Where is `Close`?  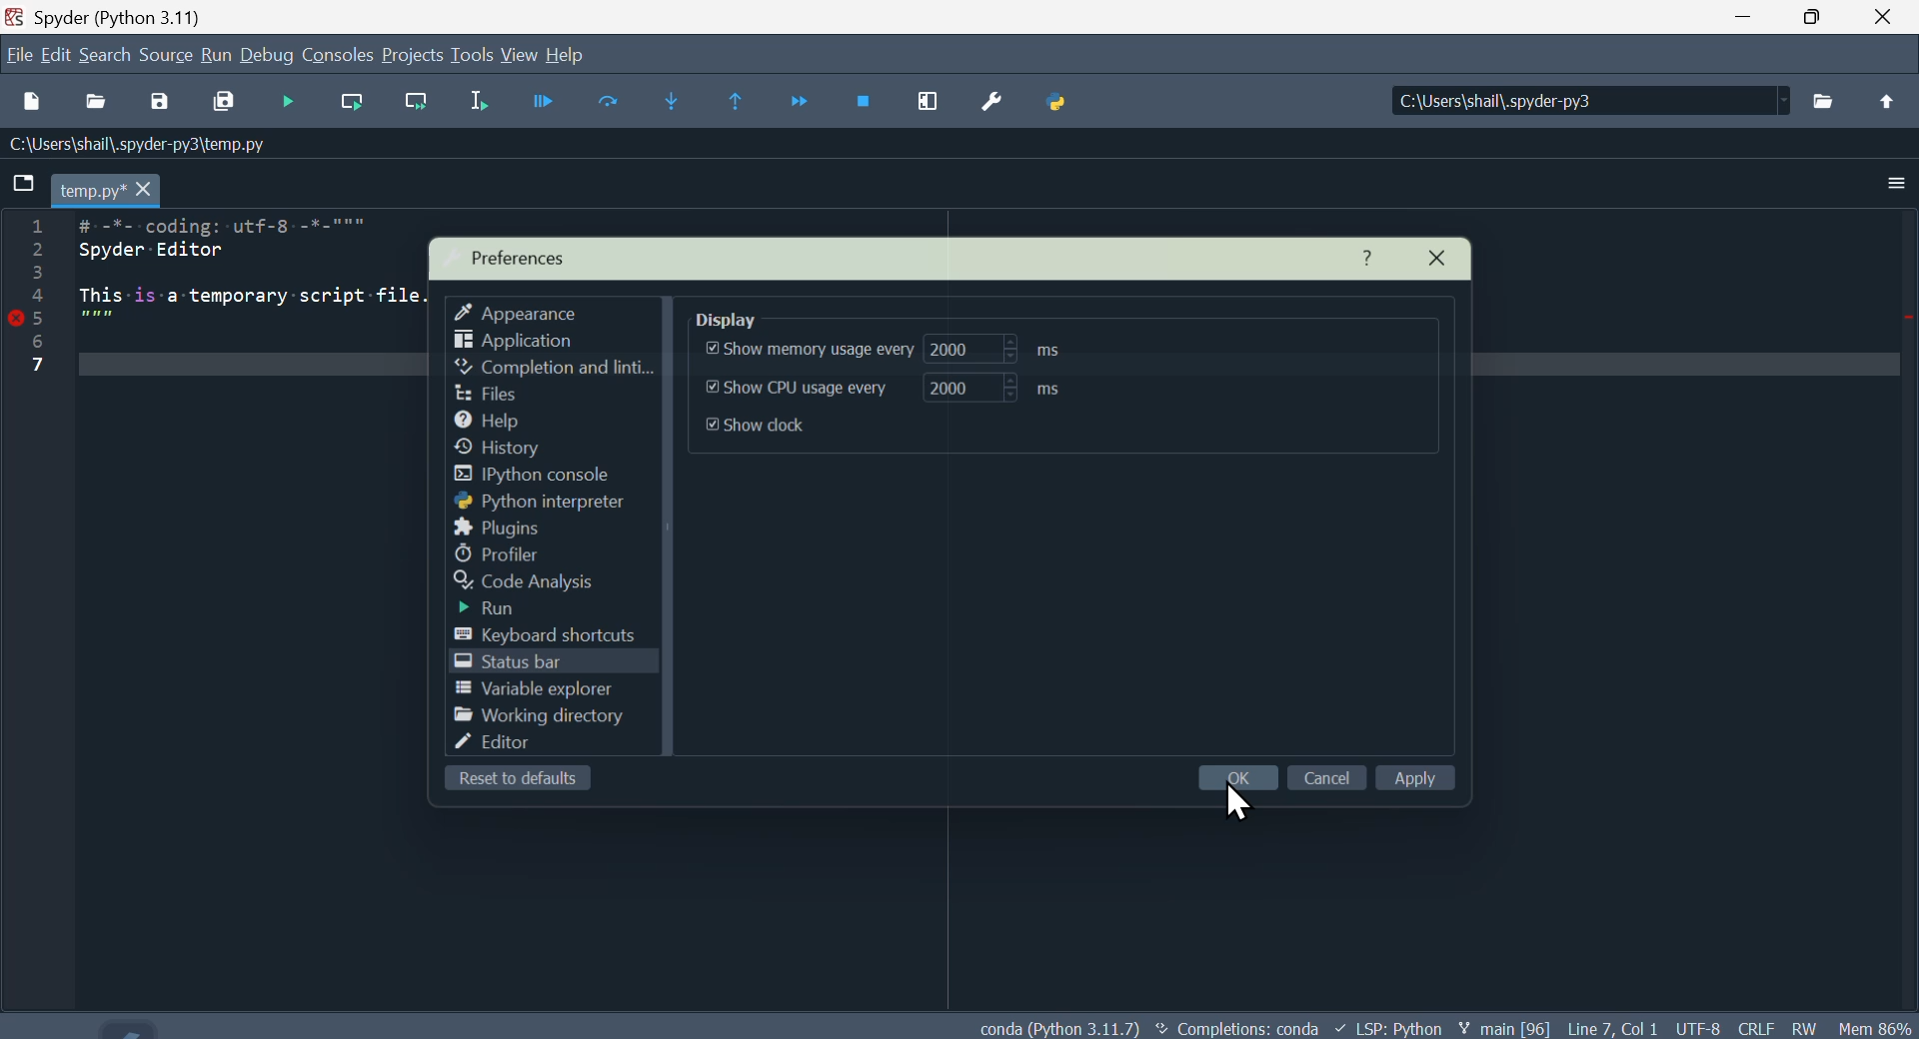
Close is located at coordinates (1888, 19).